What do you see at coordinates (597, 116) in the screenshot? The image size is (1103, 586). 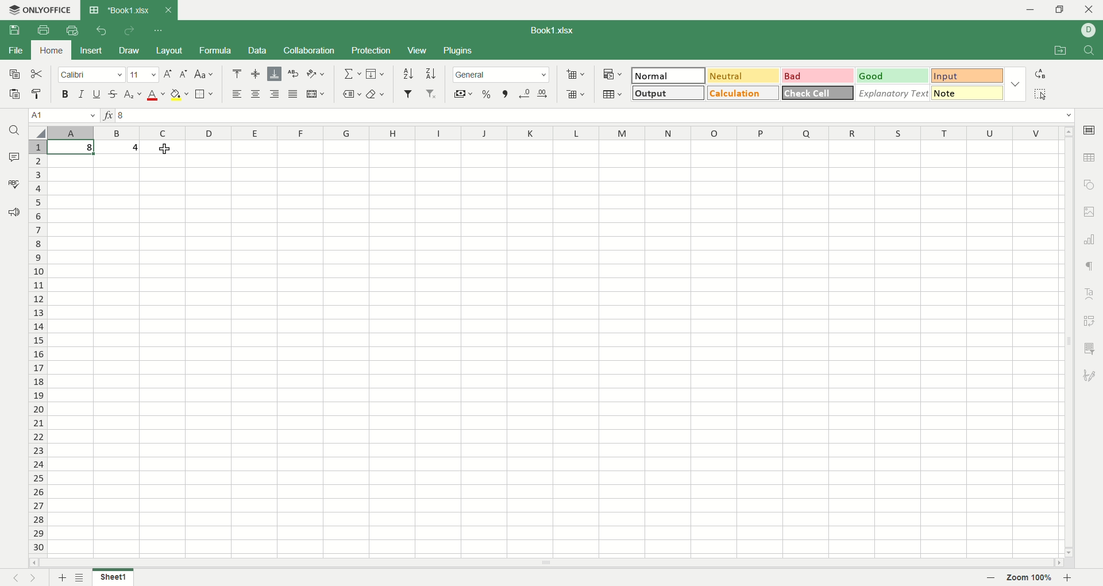 I see `input line` at bounding box center [597, 116].